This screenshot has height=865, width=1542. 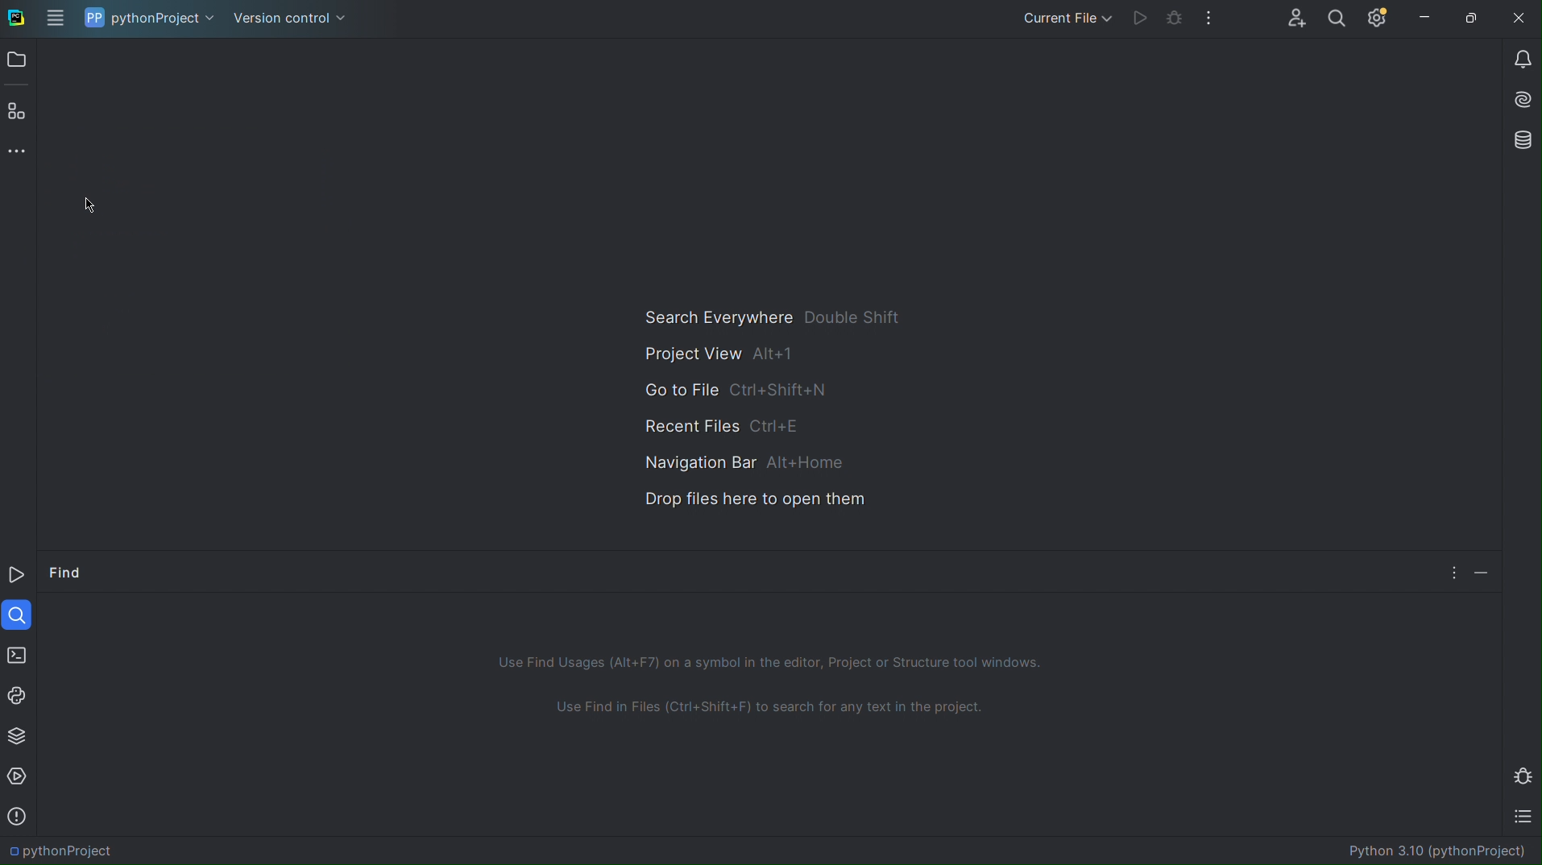 What do you see at coordinates (773, 710) in the screenshot?
I see `Find Terminal` at bounding box center [773, 710].